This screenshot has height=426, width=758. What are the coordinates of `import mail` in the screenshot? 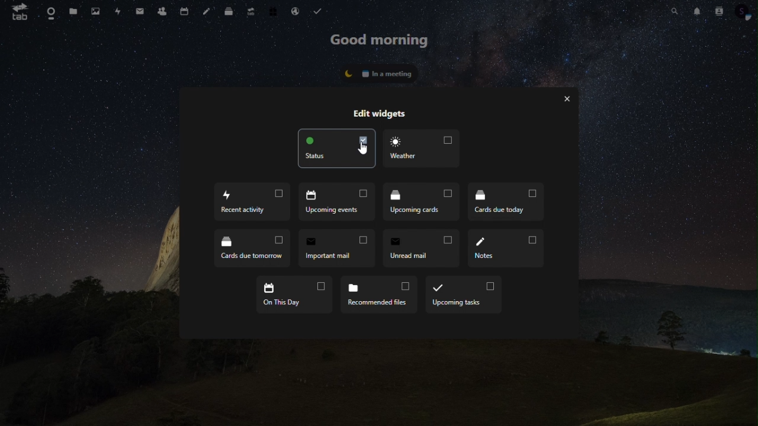 It's located at (340, 250).